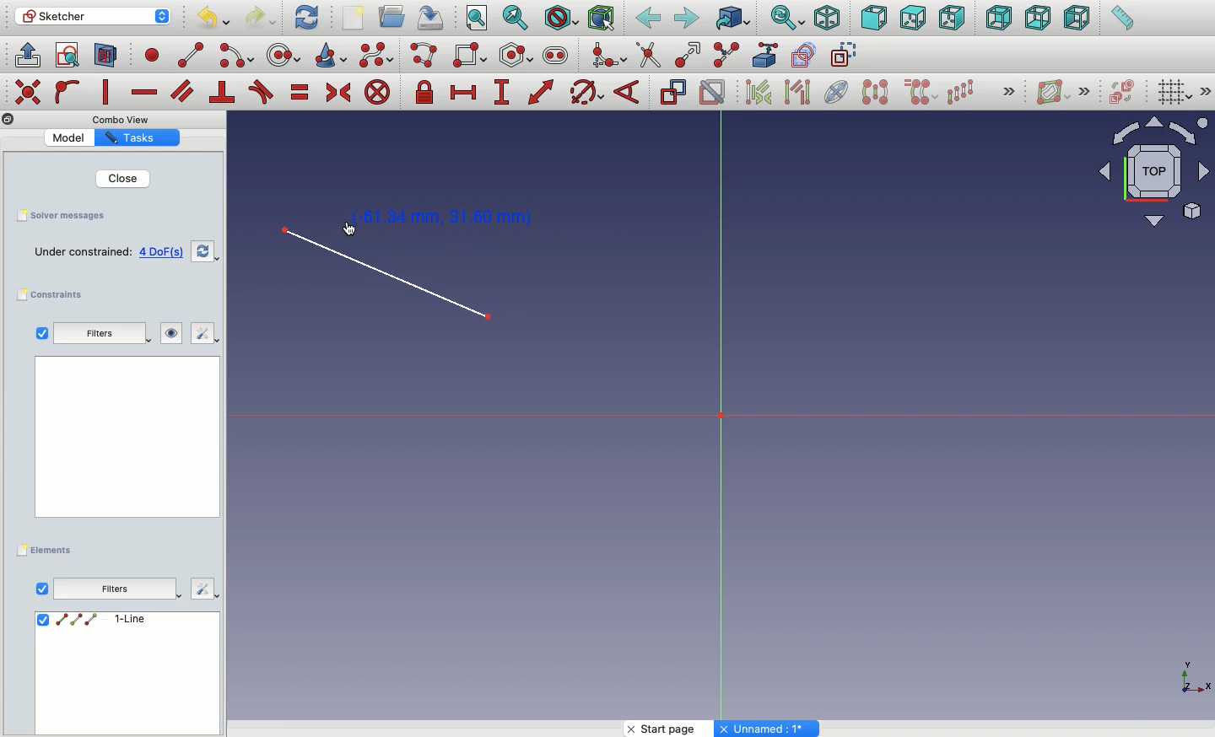  I want to click on Save, so click(70, 217).